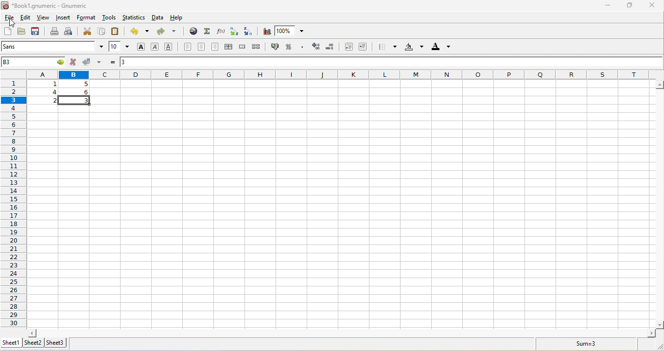 This screenshot has height=351, width=664. What do you see at coordinates (158, 18) in the screenshot?
I see `data` at bounding box center [158, 18].